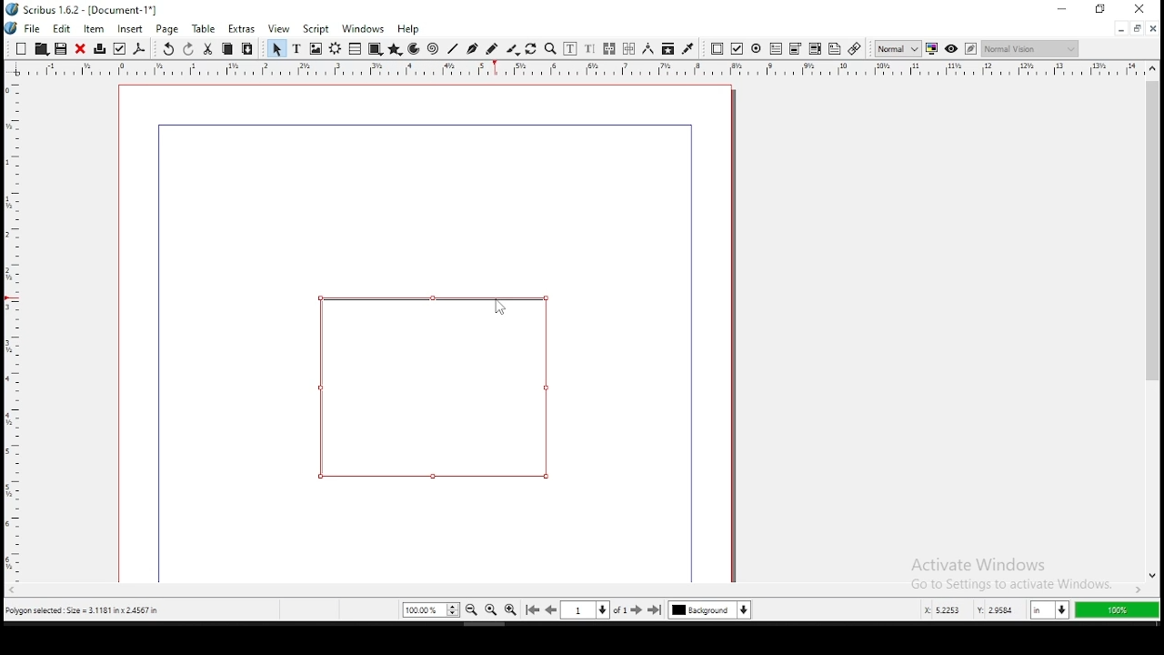  What do you see at coordinates (83, 10) in the screenshot?
I see `icon and file name` at bounding box center [83, 10].